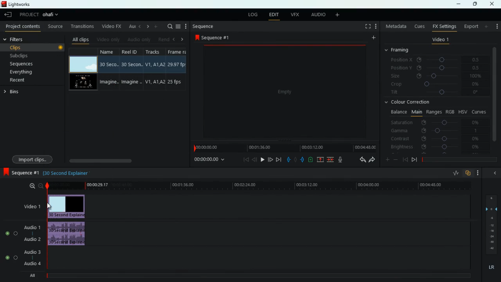 This screenshot has width=501, height=282. I want to click on reel id, so click(132, 51).